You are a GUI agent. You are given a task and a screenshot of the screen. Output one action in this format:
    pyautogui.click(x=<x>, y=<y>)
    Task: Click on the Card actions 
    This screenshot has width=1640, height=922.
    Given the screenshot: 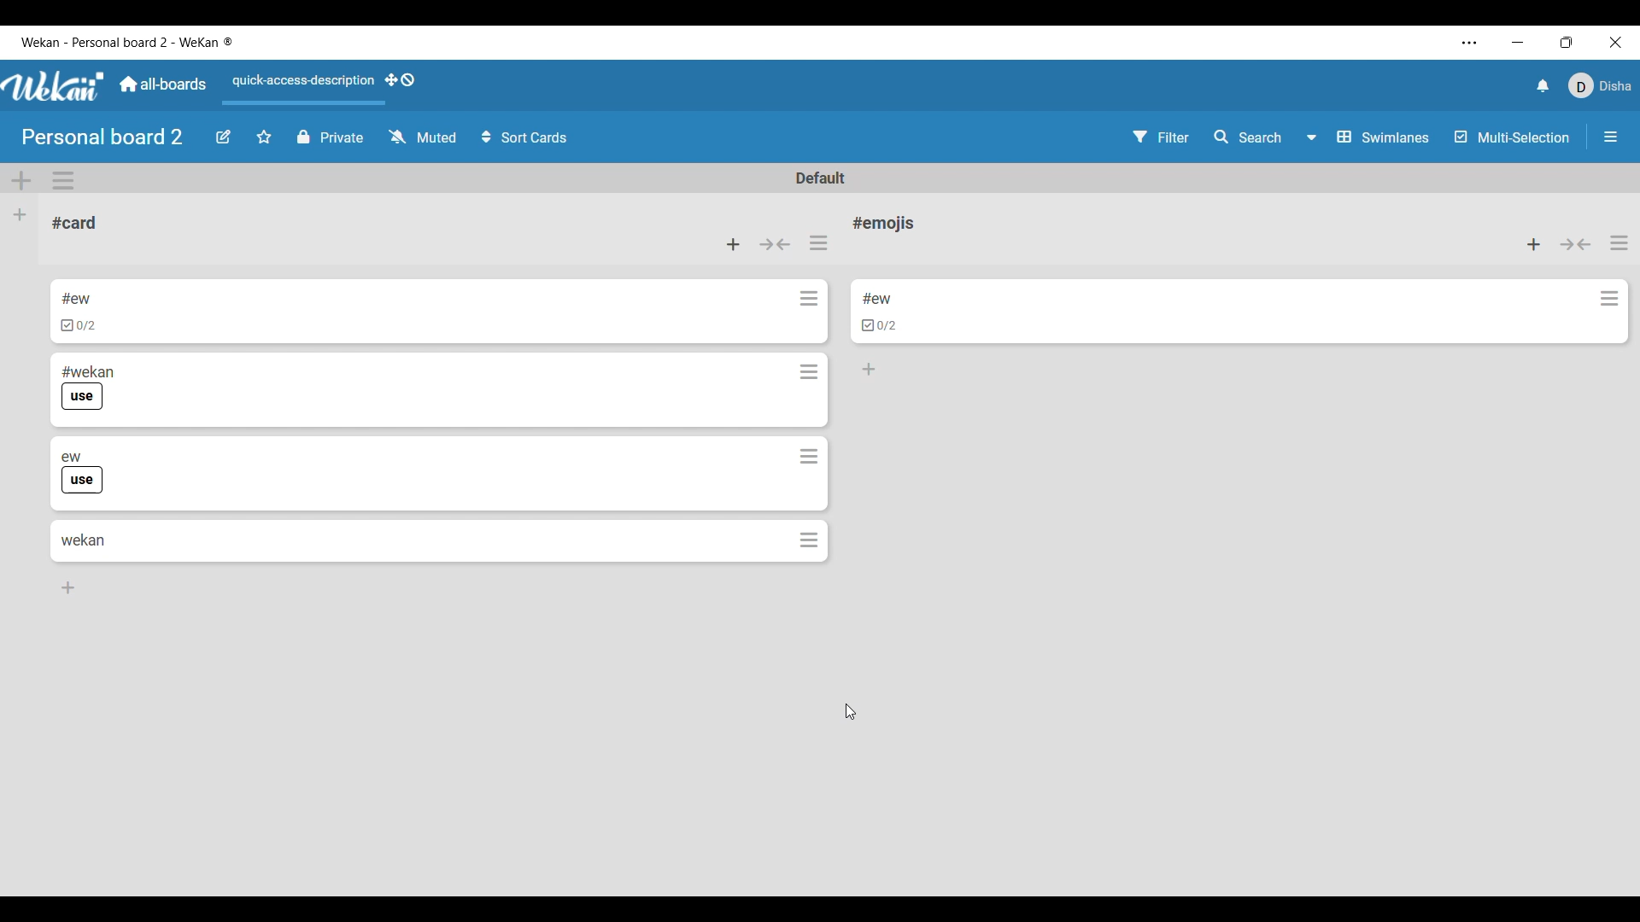 What is the action you would take?
    pyautogui.click(x=809, y=369)
    